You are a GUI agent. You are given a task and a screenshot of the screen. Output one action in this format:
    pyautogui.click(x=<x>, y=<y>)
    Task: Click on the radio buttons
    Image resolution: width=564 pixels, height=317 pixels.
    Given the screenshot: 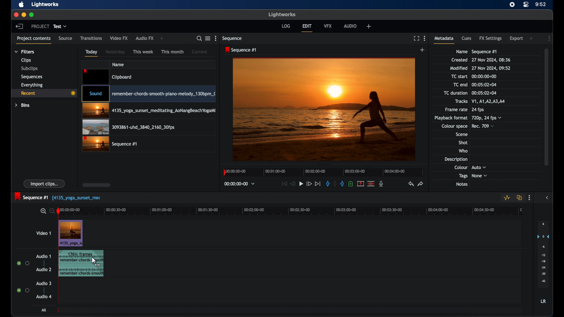 What is the action you would take?
    pyautogui.click(x=23, y=263)
    